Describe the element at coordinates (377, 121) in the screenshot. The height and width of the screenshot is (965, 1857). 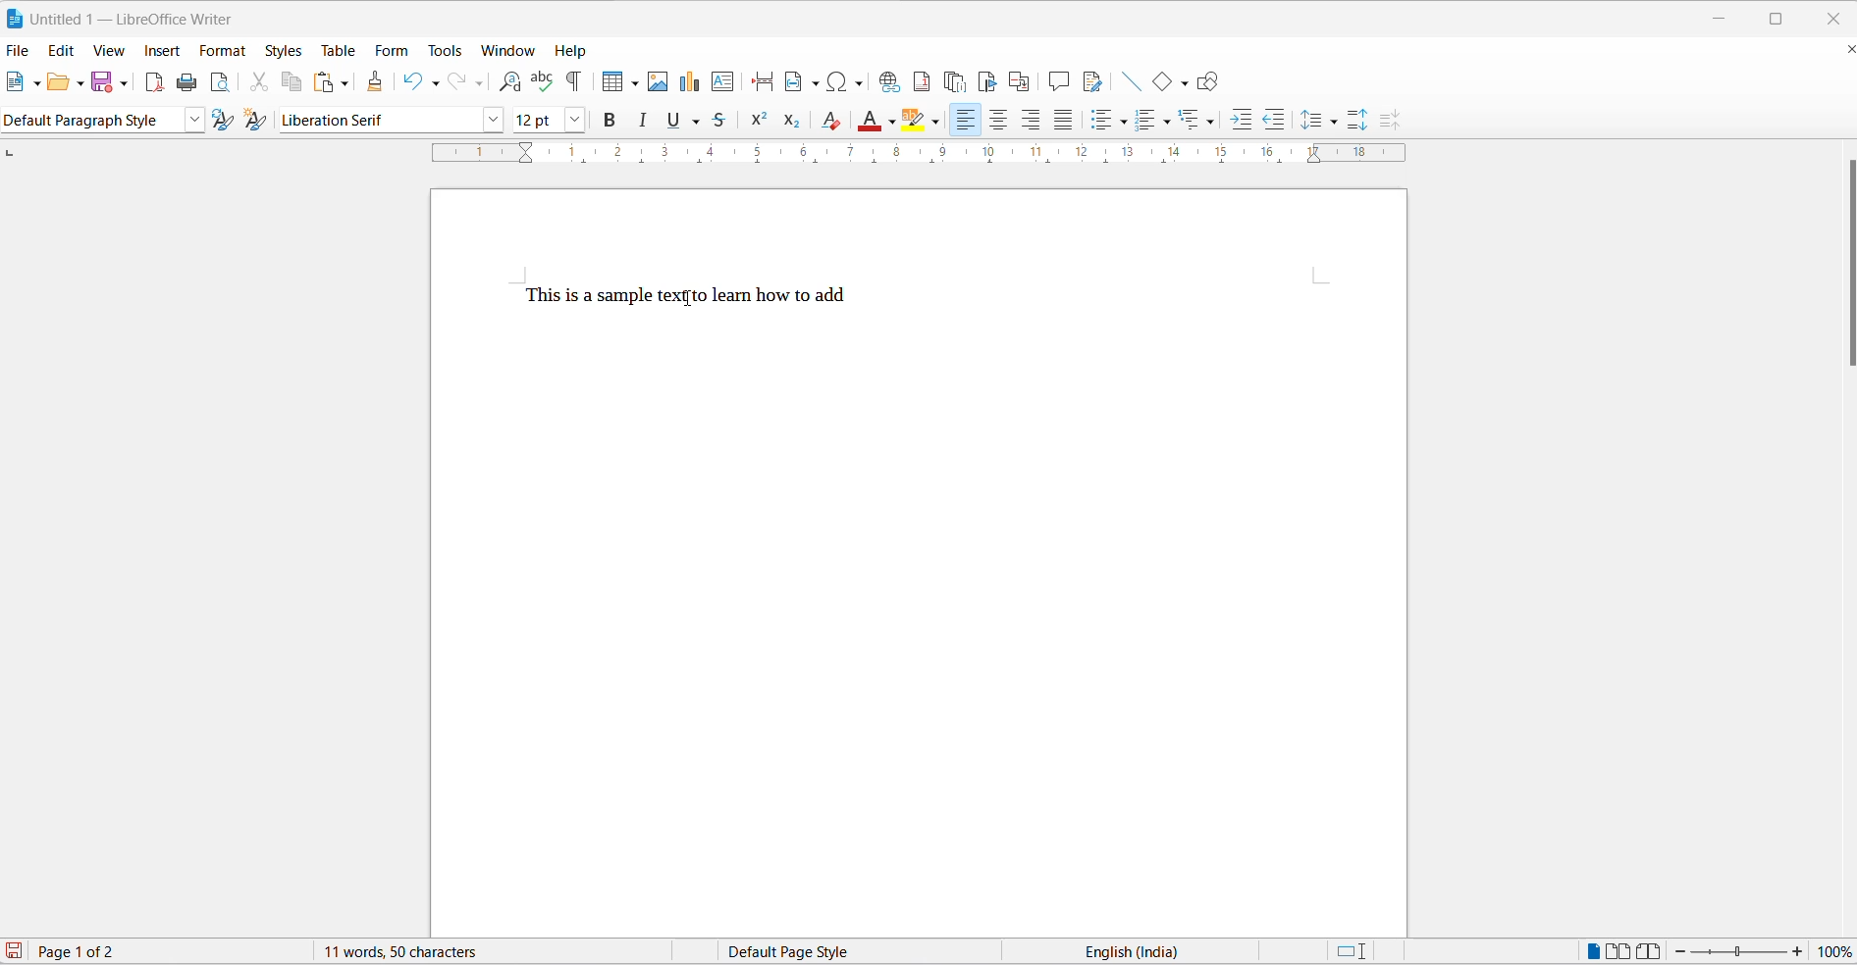
I see `font name` at that location.